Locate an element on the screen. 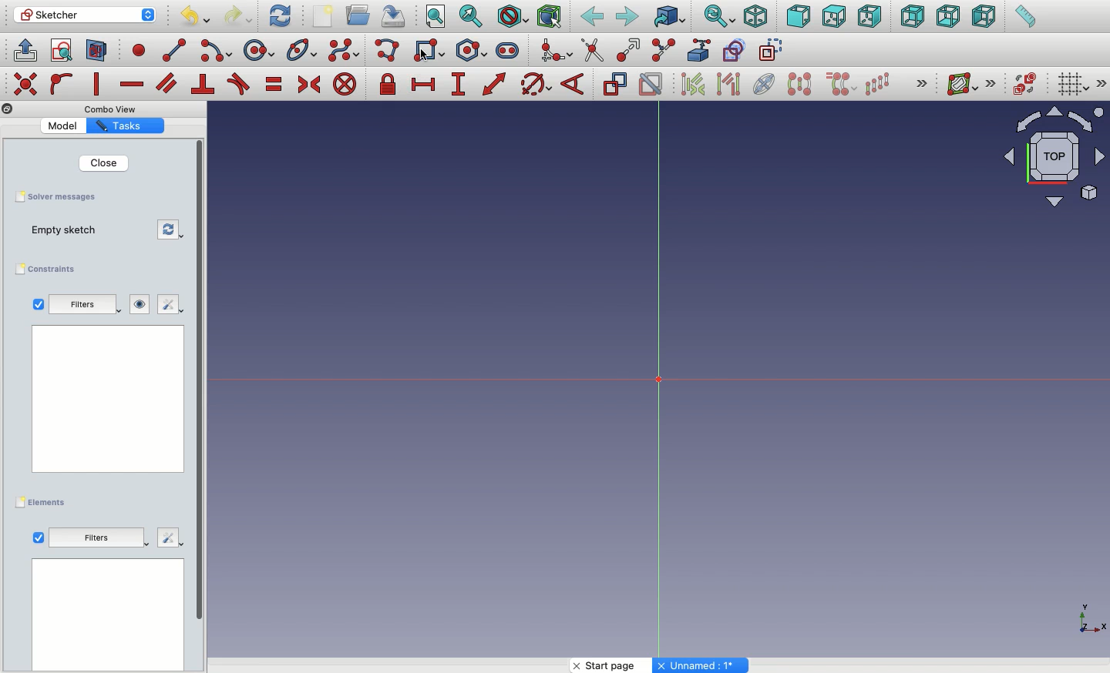 The height and width of the screenshot is (673, 1110). constrain perpendicular is located at coordinates (204, 85).